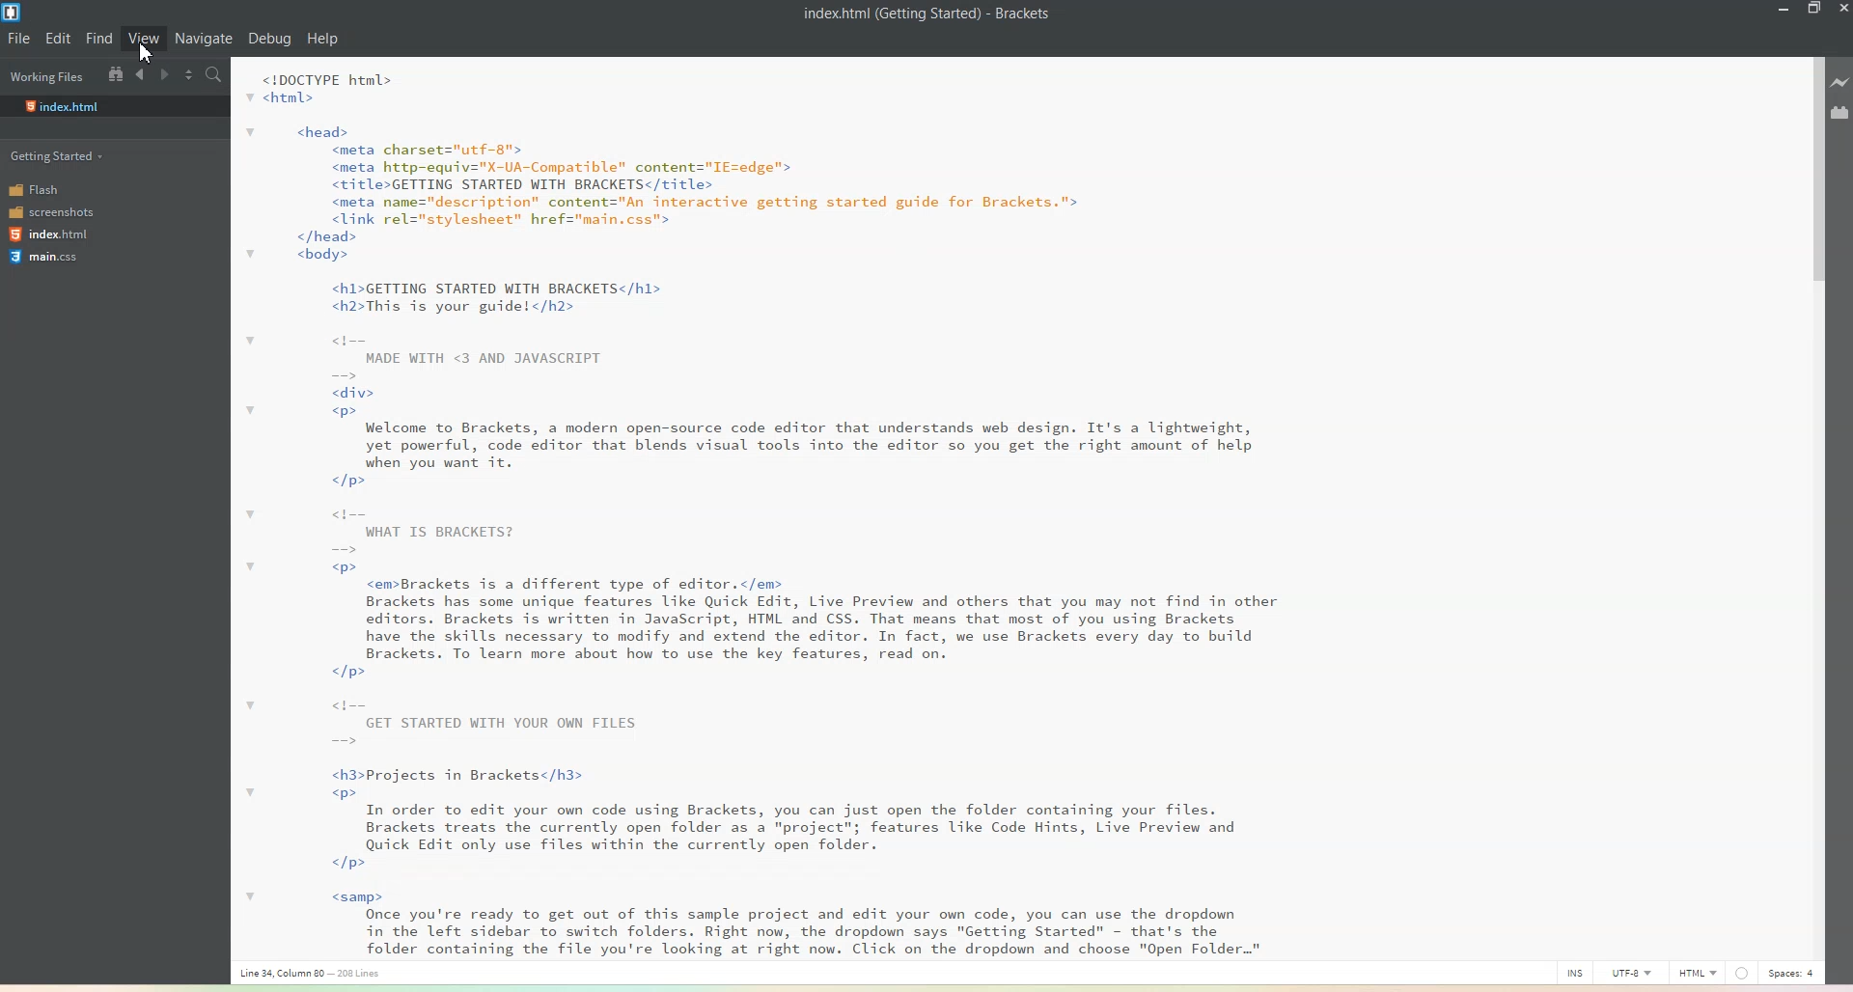 Image resolution: width=1853 pixels, height=992 pixels. Describe the element at coordinates (59, 39) in the screenshot. I see `Edit` at that location.